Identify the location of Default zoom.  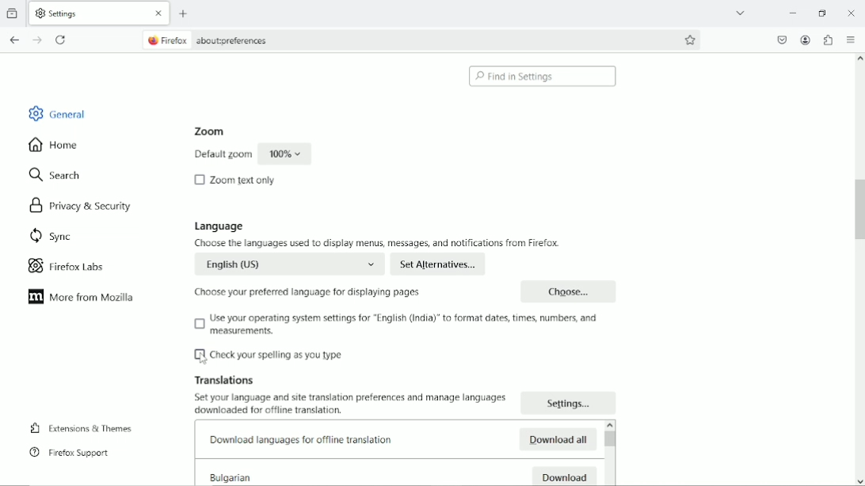
(221, 155).